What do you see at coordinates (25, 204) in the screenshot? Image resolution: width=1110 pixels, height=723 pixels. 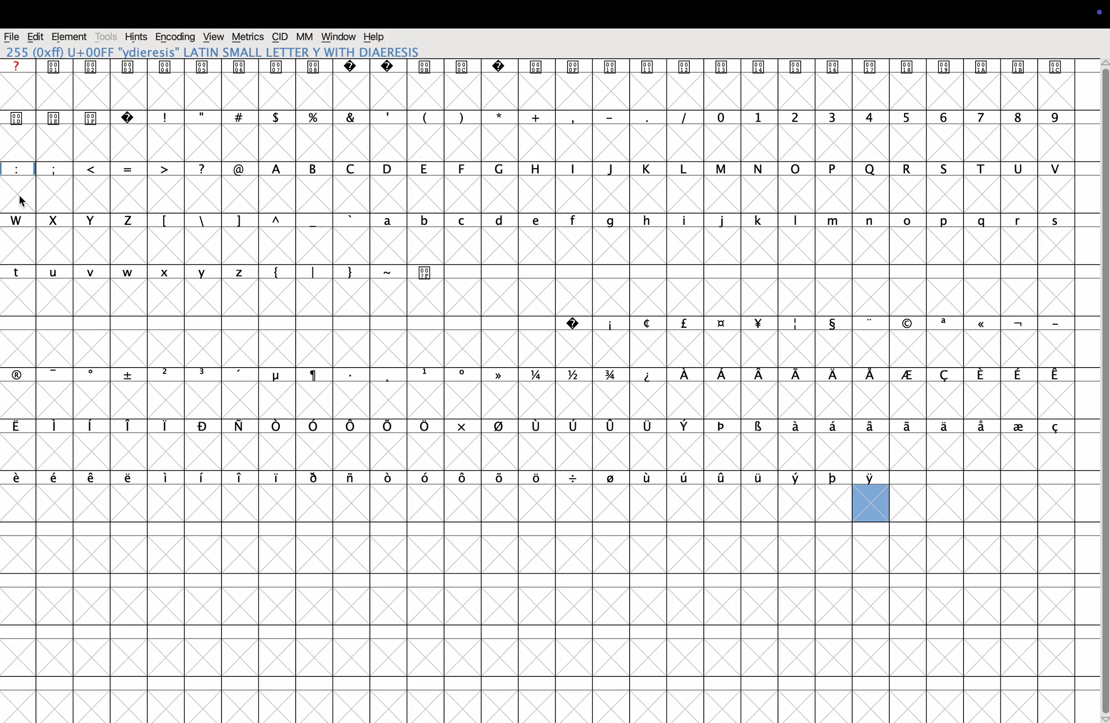 I see `cursor` at bounding box center [25, 204].